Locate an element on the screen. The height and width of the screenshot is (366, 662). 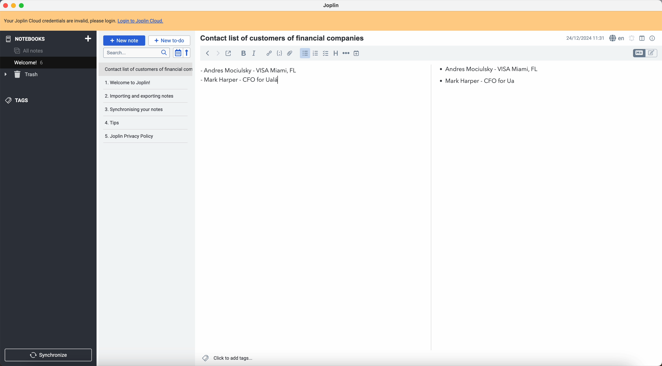
2. Importing and exporting notes is located at coordinates (141, 97).